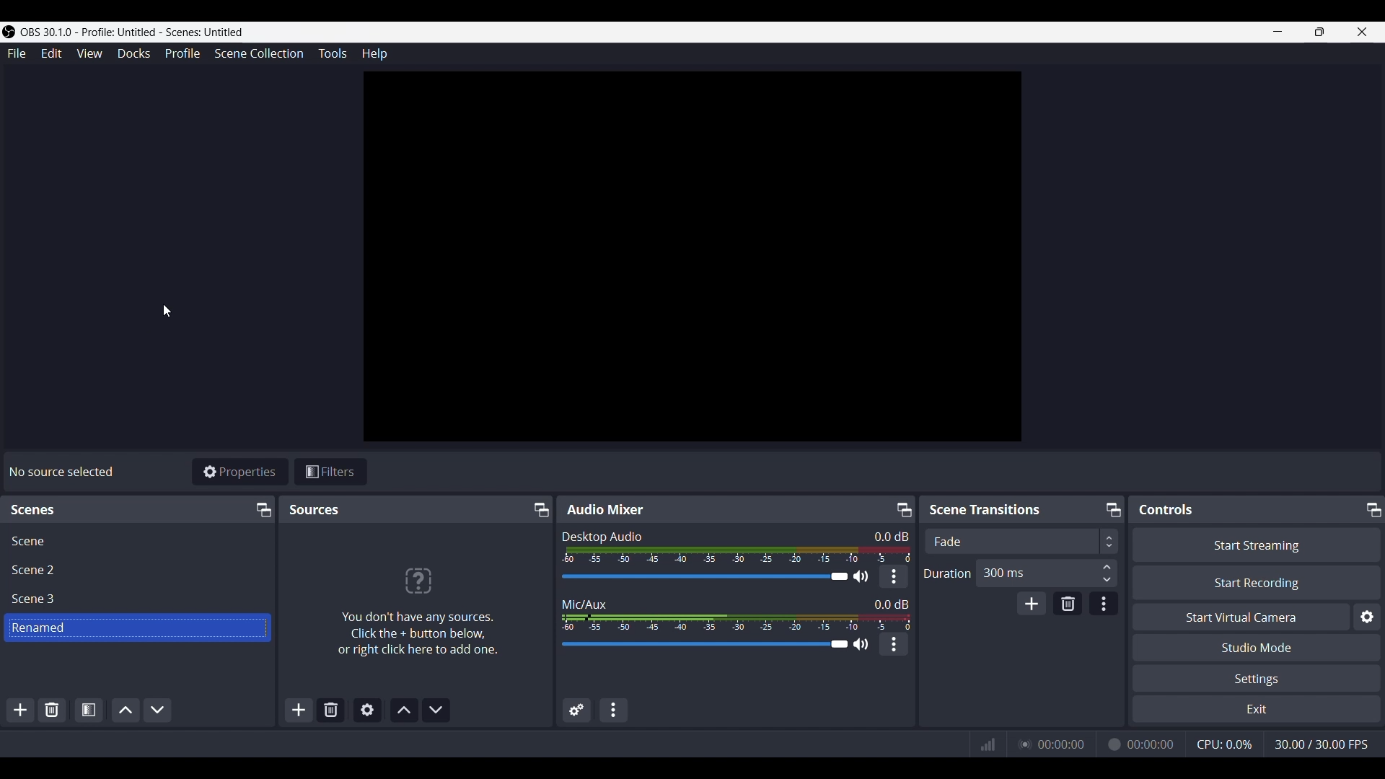  I want to click on Add source, so click(299, 709).